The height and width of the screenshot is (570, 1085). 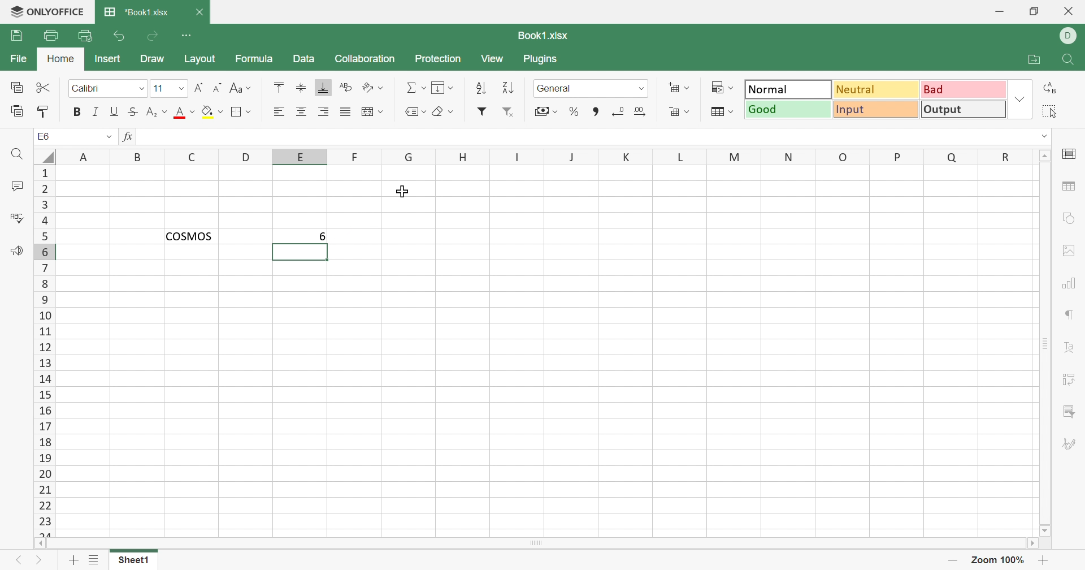 I want to click on Drop down, so click(x=1043, y=136).